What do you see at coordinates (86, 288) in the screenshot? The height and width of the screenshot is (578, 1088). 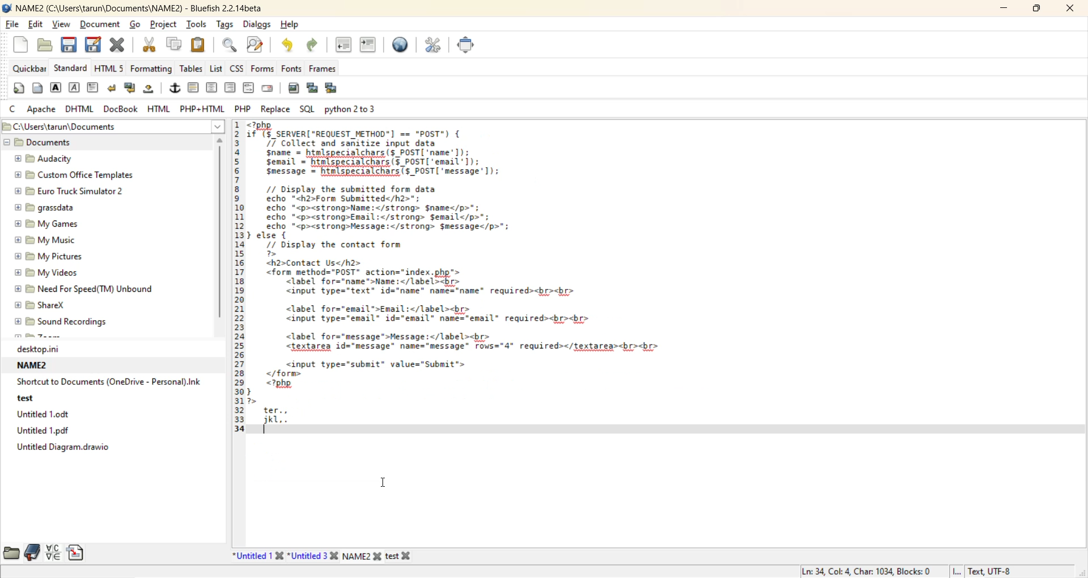 I see `Need For Speed(TM) Unbound` at bounding box center [86, 288].